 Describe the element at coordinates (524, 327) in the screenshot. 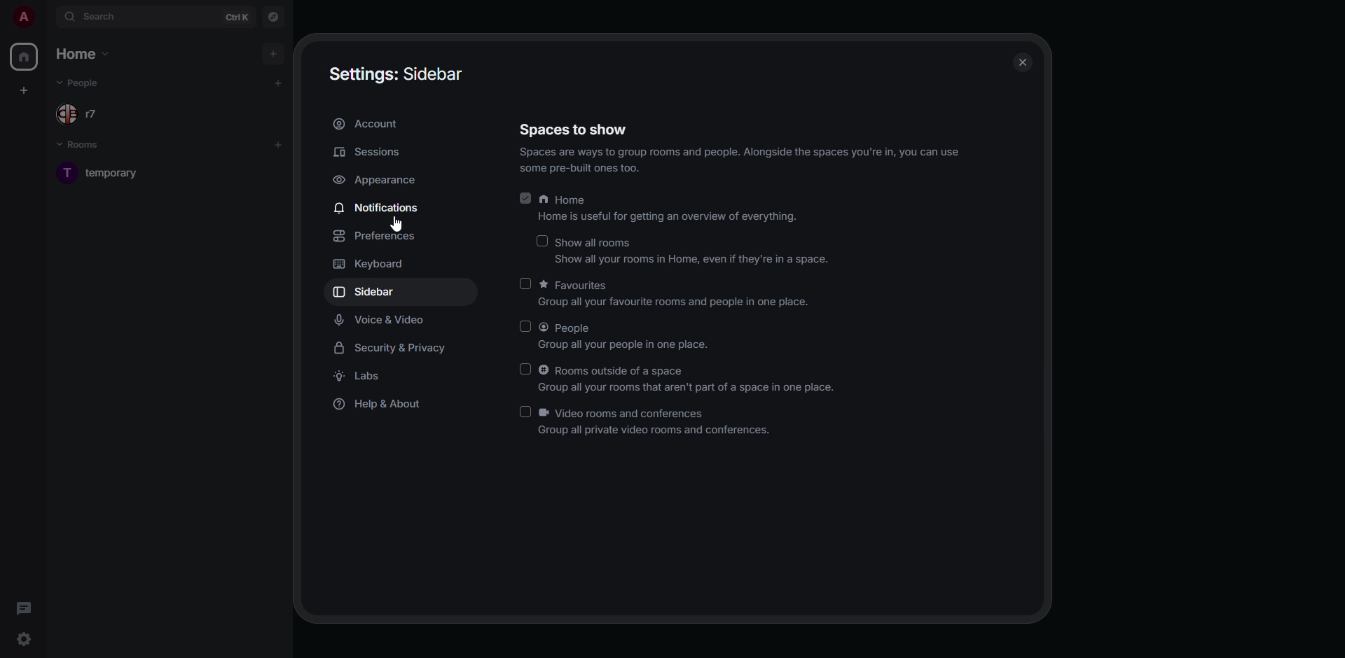

I see `click to enable` at that location.